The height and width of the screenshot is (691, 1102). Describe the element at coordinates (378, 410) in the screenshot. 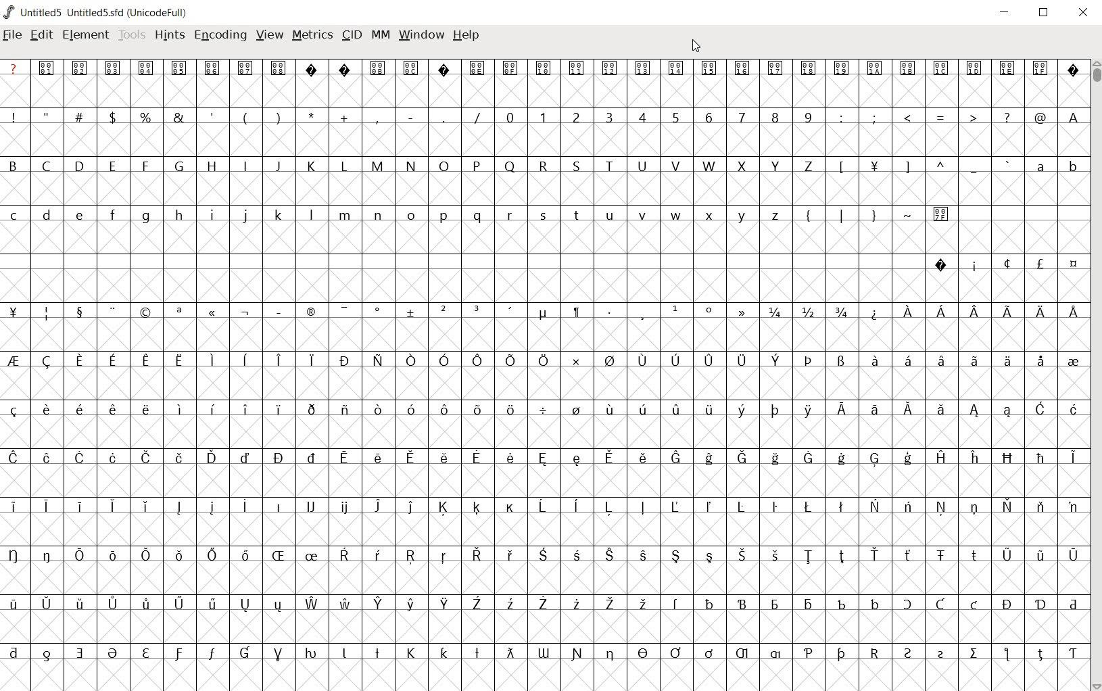

I see `Symbol` at that location.